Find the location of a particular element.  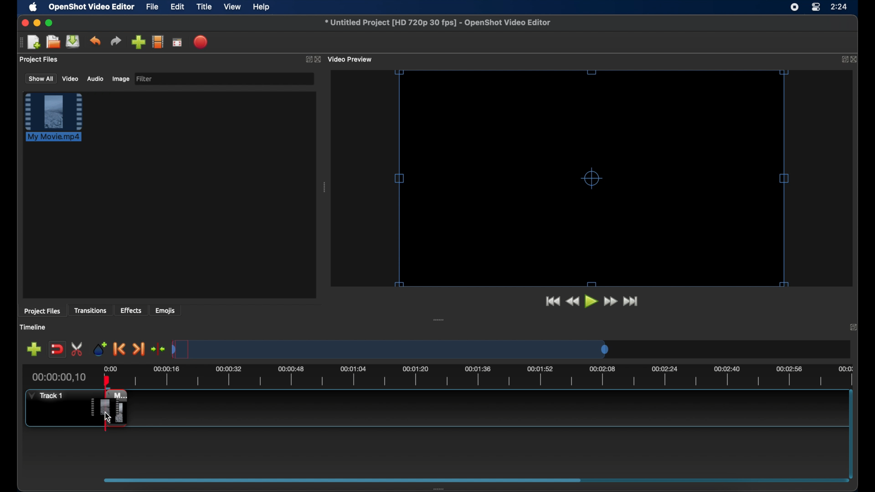

previous marker is located at coordinates (118, 348).